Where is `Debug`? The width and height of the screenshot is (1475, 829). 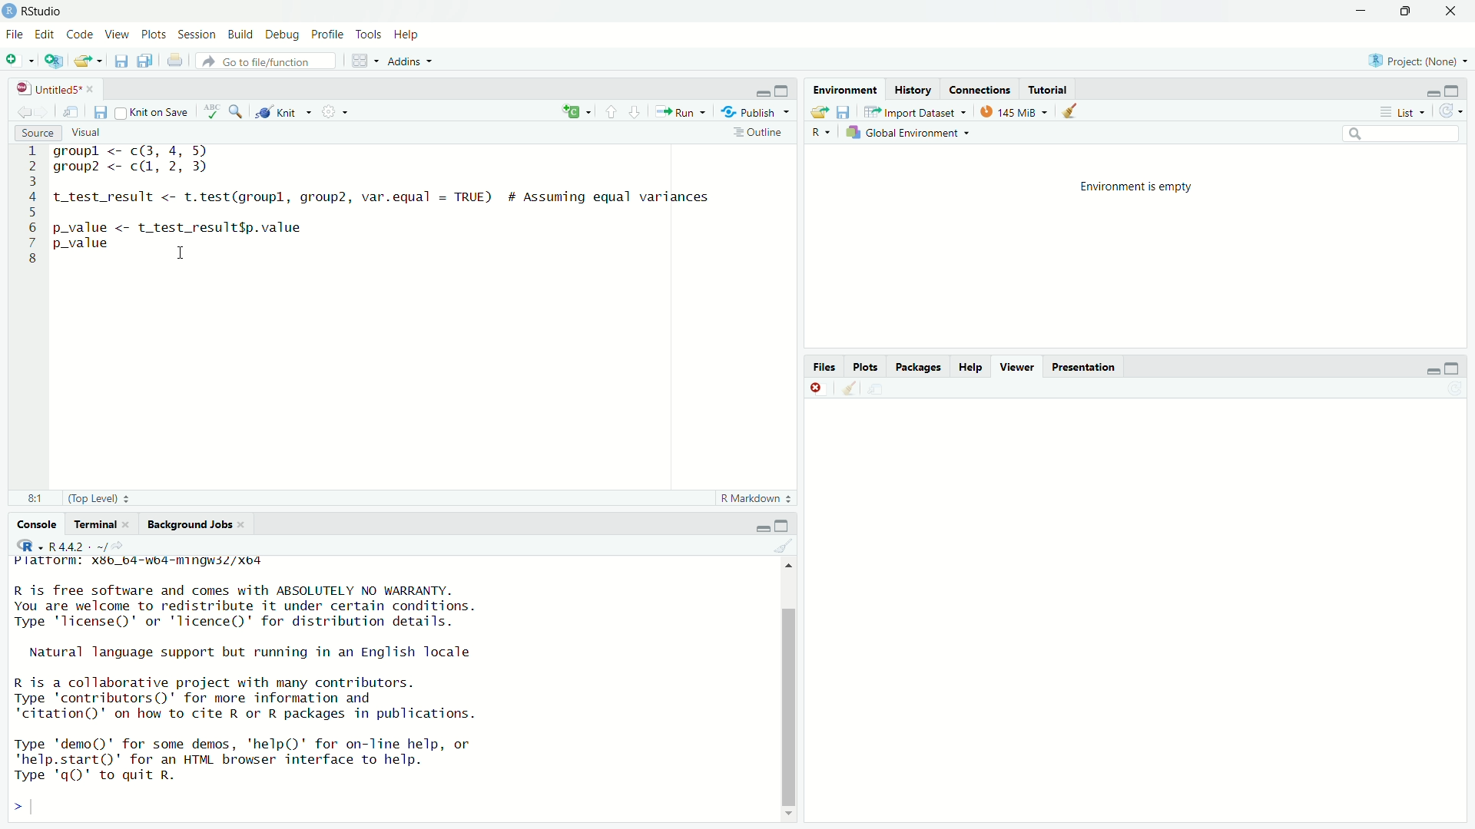 Debug is located at coordinates (280, 32).